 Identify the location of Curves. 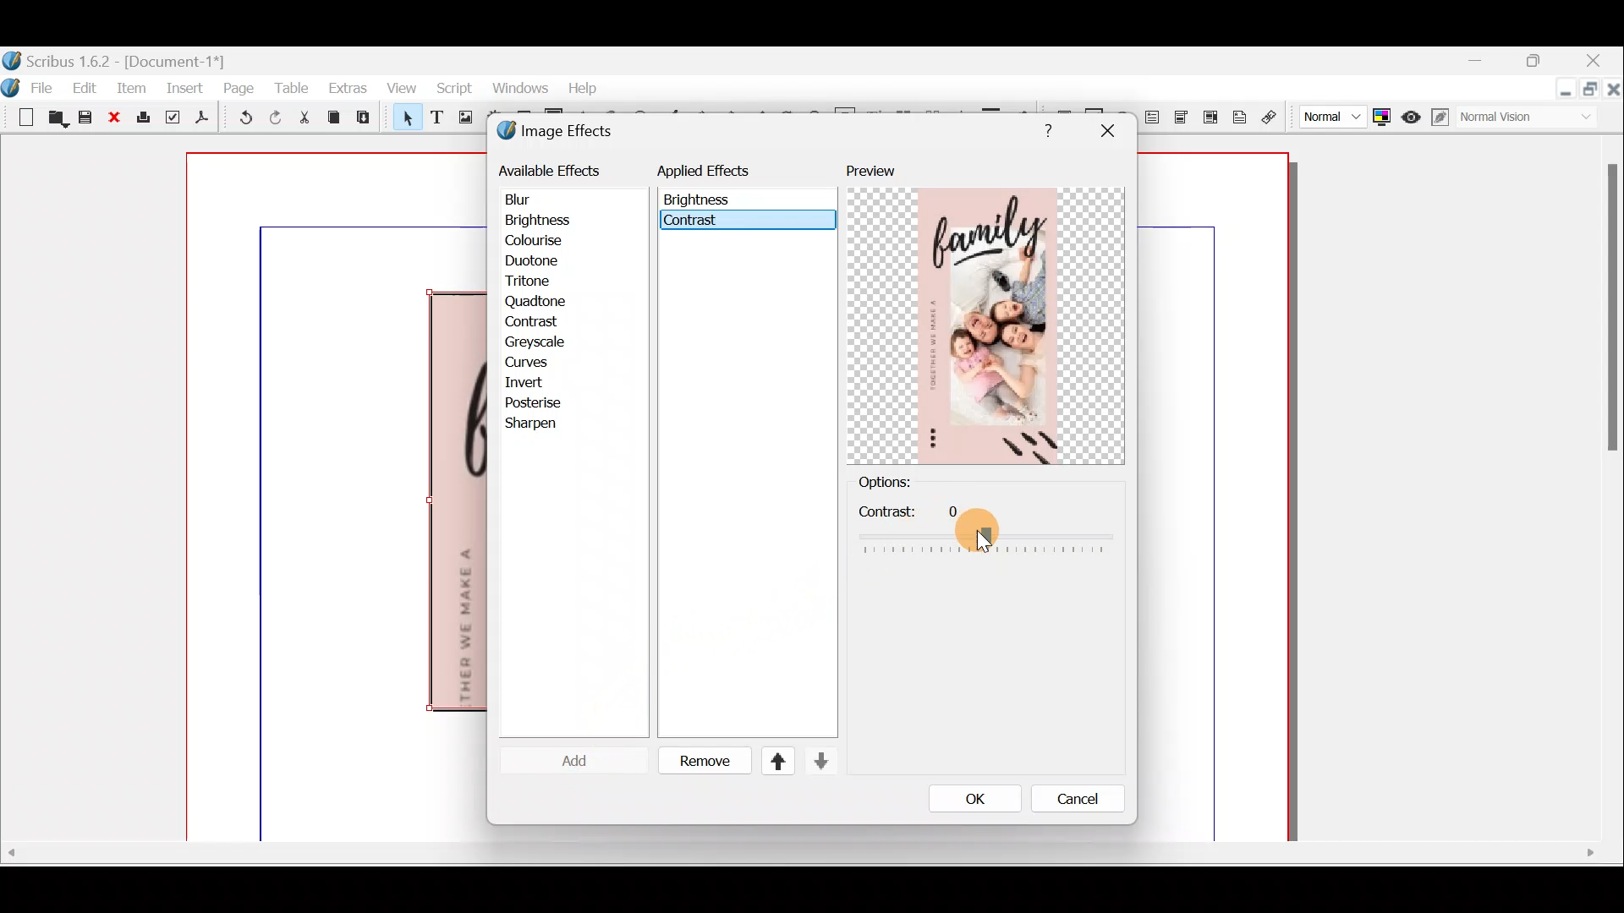
(539, 363).